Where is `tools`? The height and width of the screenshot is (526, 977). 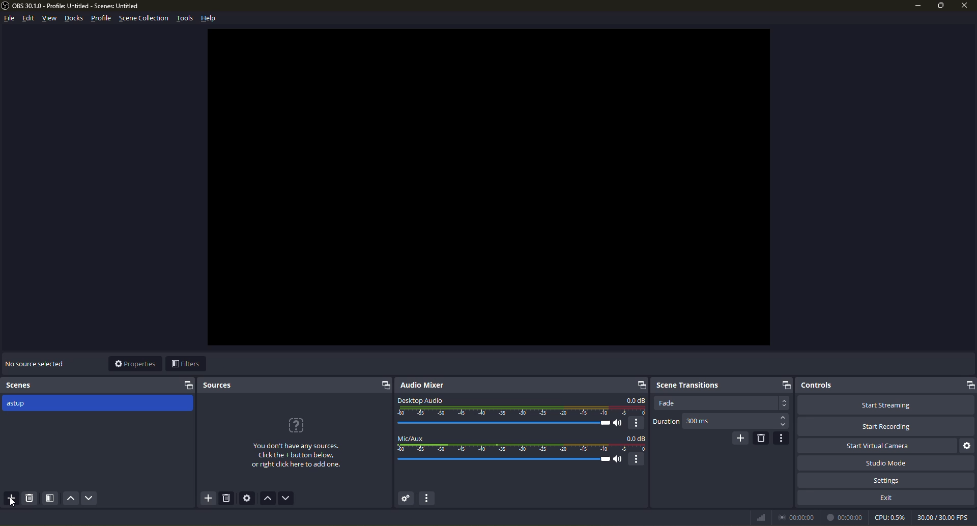 tools is located at coordinates (186, 19).